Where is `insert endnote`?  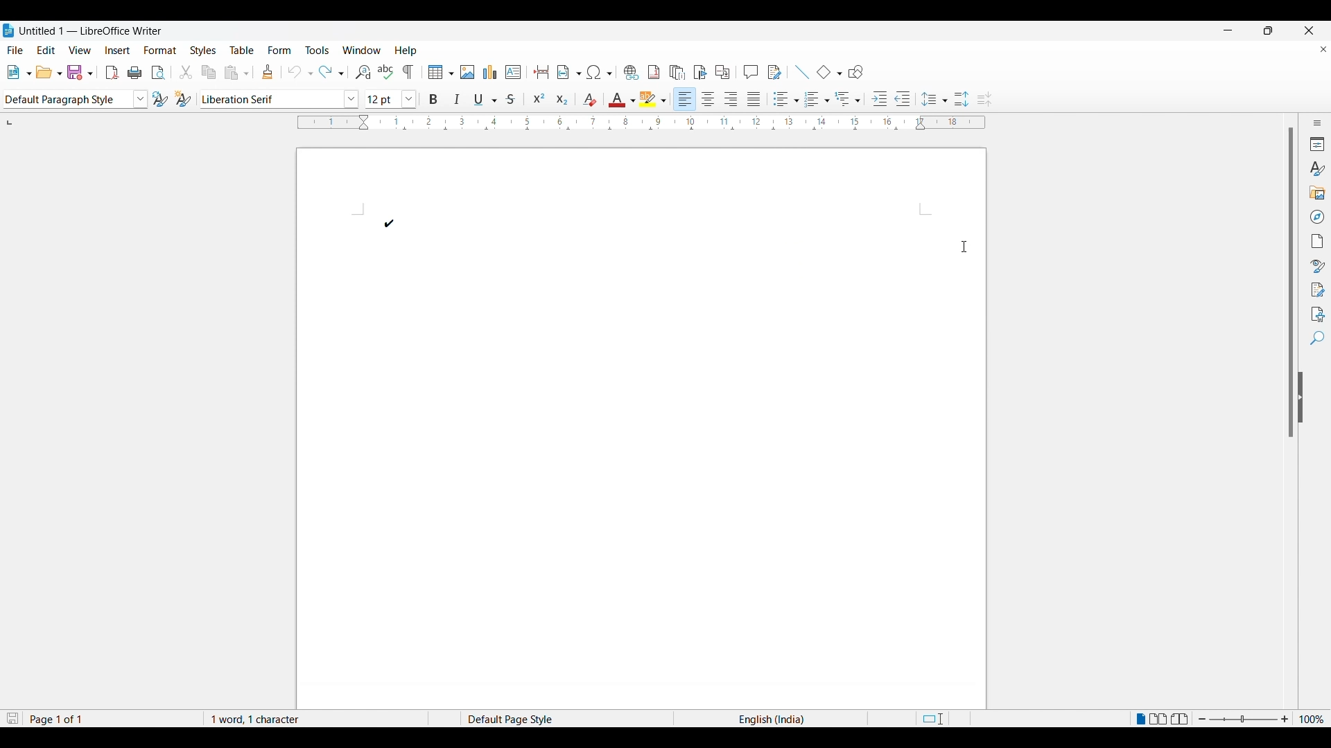 insert endnote is located at coordinates (677, 71).